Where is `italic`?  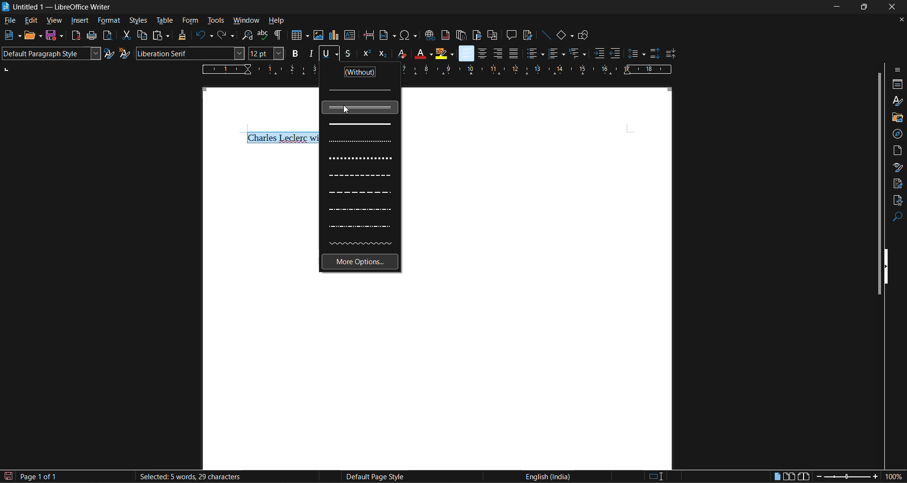
italic is located at coordinates (310, 53).